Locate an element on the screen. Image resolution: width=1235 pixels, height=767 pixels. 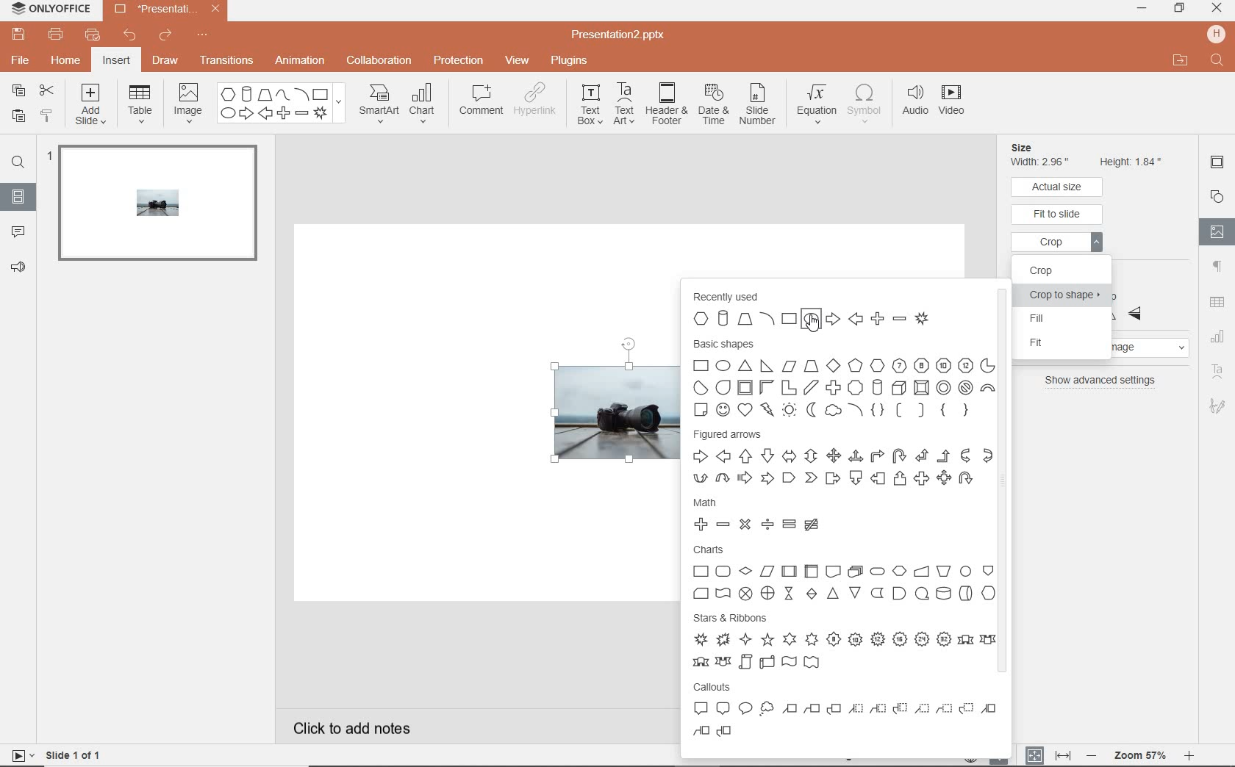
slides is located at coordinates (18, 197).